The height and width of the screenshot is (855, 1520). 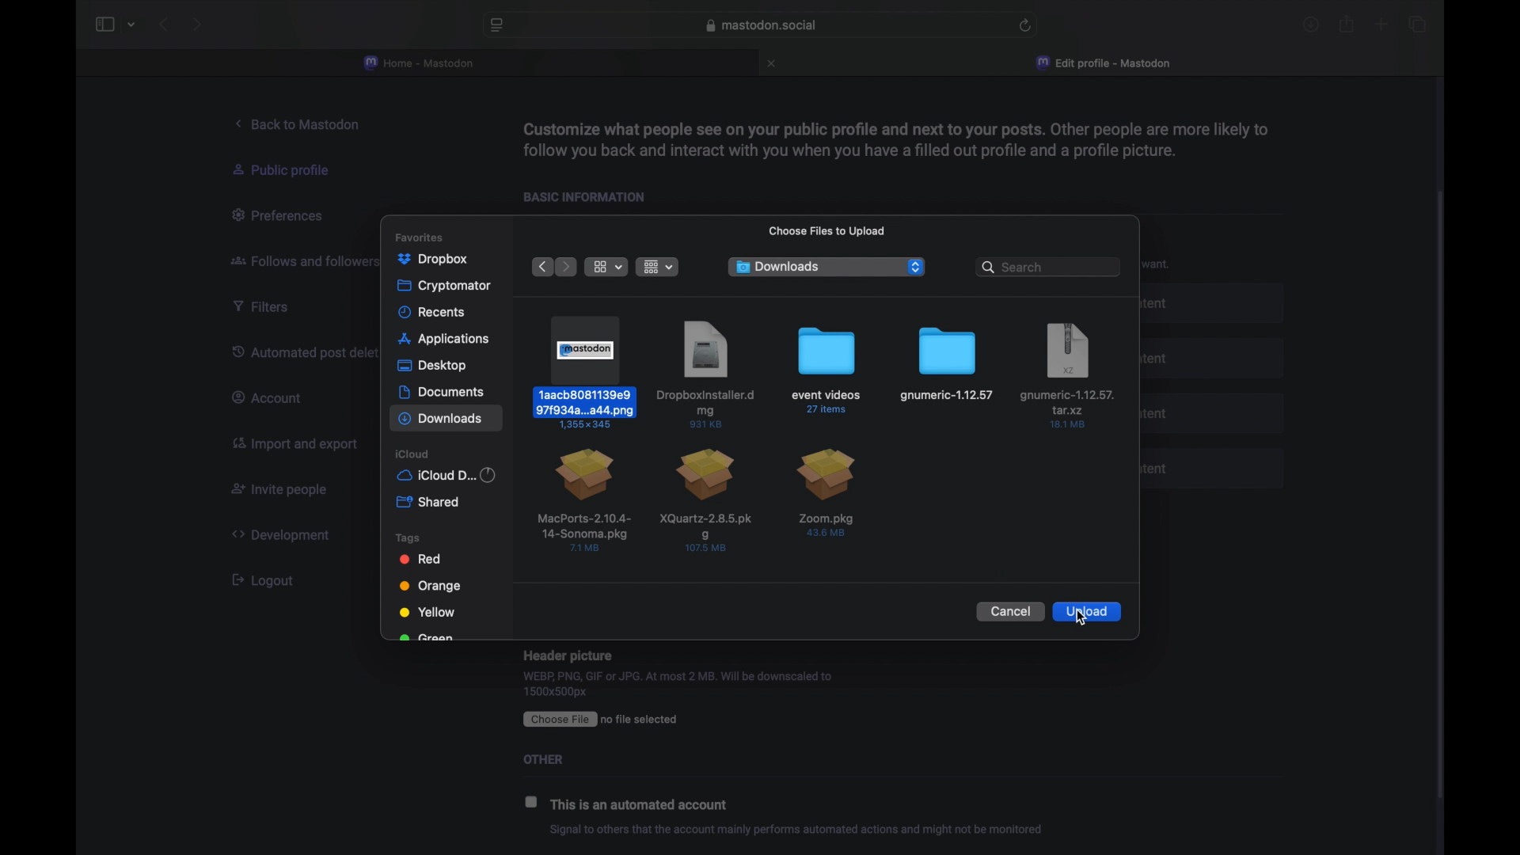 What do you see at coordinates (496, 26) in the screenshot?
I see `website preferences` at bounding box center [496, 26].